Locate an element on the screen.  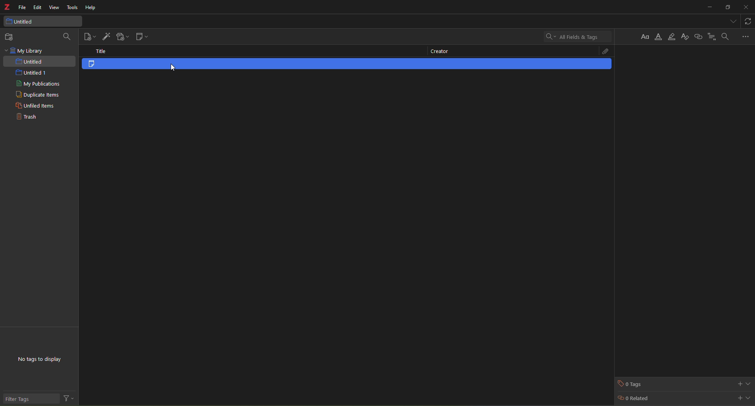
new item is located at coordinates (89, 37).